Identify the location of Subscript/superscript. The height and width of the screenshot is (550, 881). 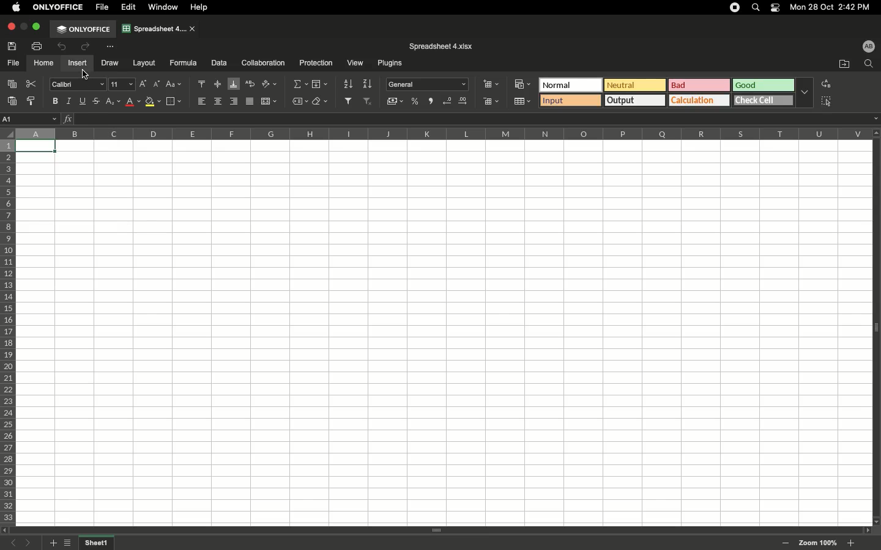
(114, 101).